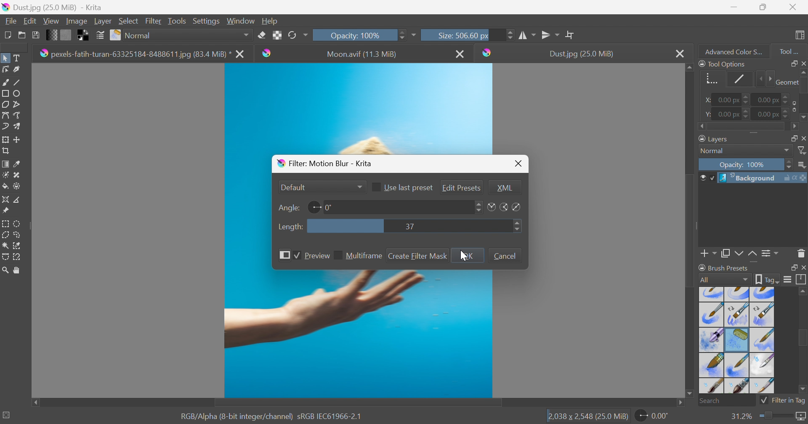 Image resolution: width=808 pixels, height=424 pixels. Describe the element at coordinates (768, 254) in the screenshot. I see `View or change the layer properties` at that location.